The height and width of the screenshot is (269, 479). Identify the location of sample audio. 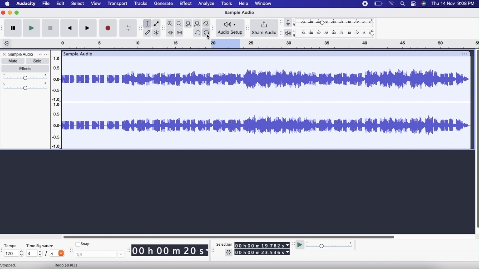
(78, 54).